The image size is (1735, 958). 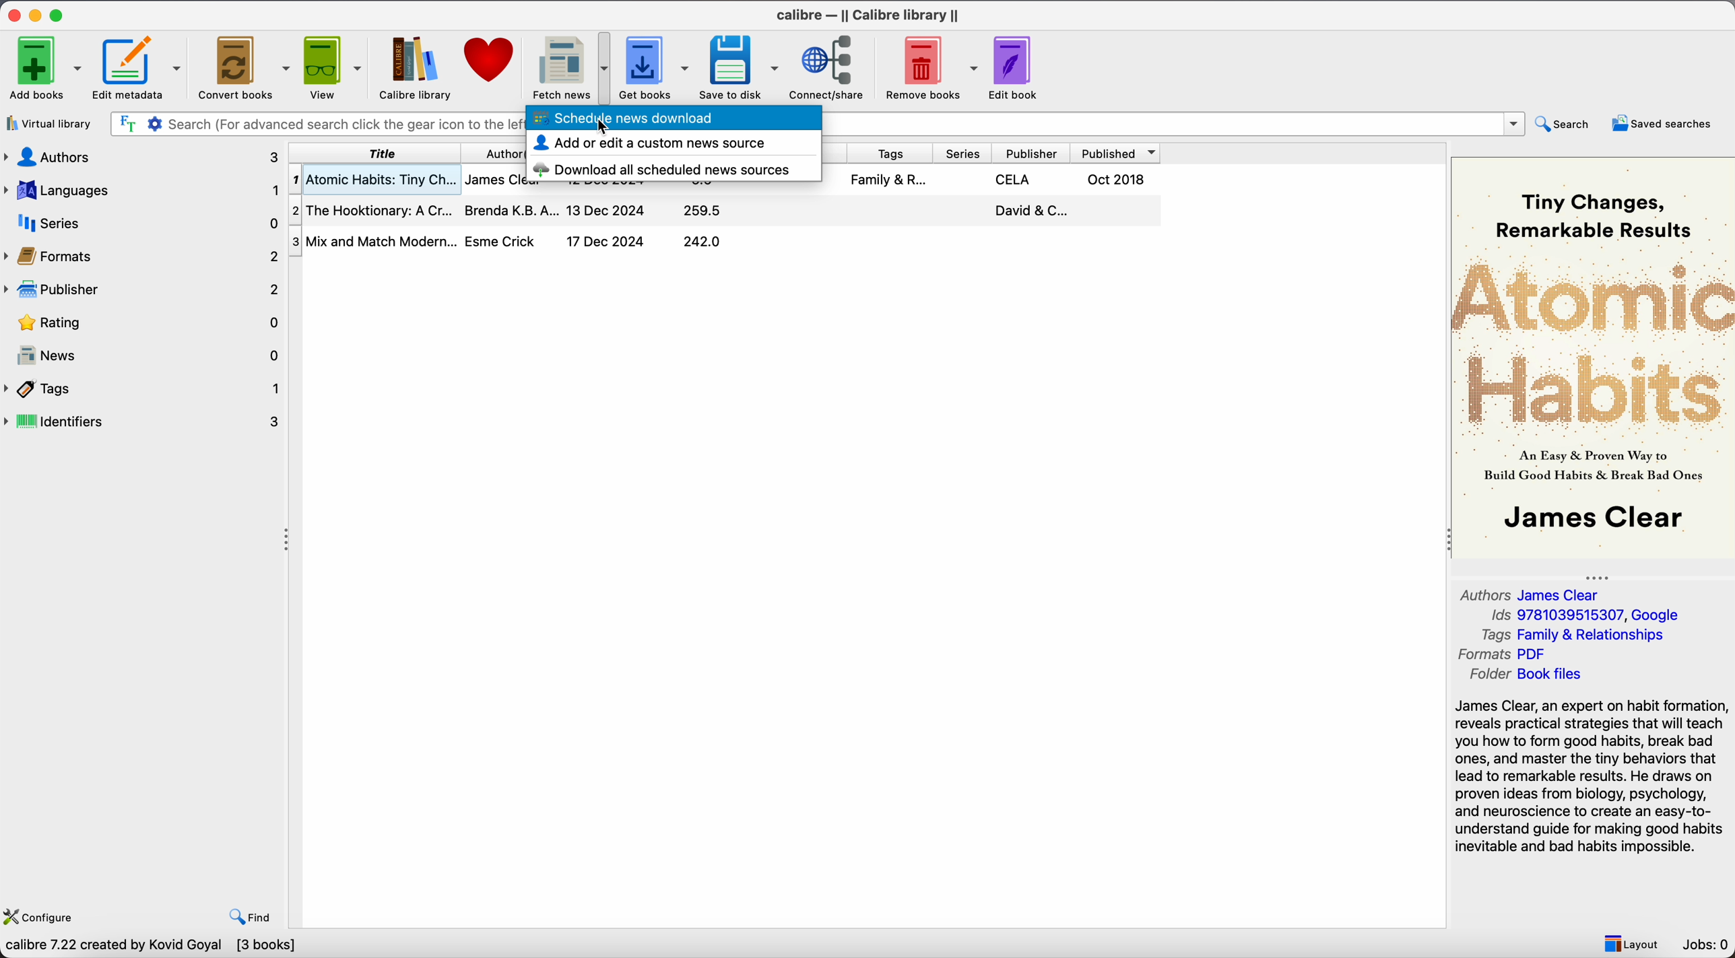 What do you see at coordinates (414, 67) in the screenshot?
I see `Calibre library` at bounding box center [414, 67].